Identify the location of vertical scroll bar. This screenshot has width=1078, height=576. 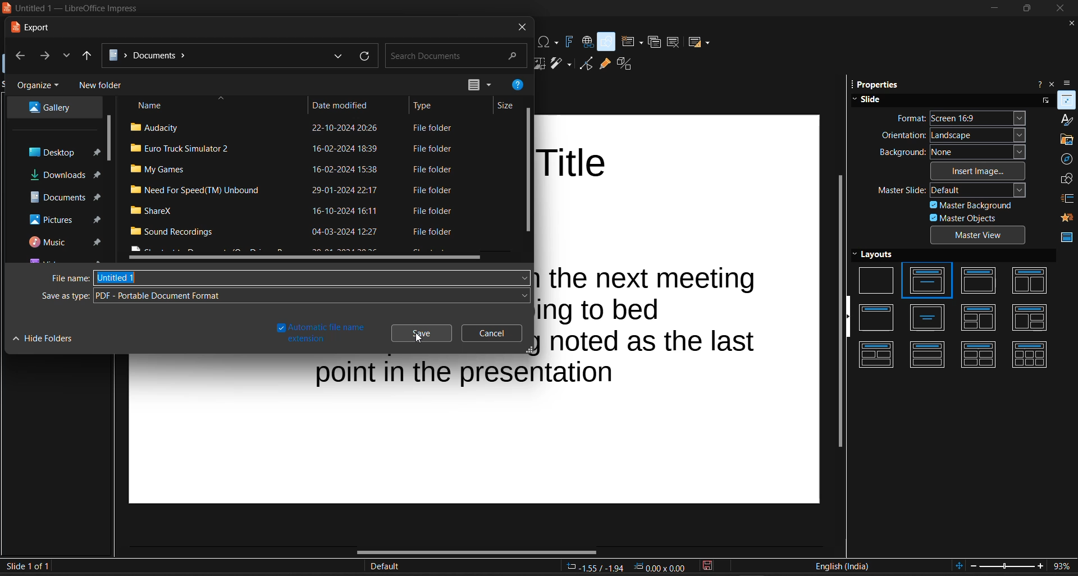
(526, 172).